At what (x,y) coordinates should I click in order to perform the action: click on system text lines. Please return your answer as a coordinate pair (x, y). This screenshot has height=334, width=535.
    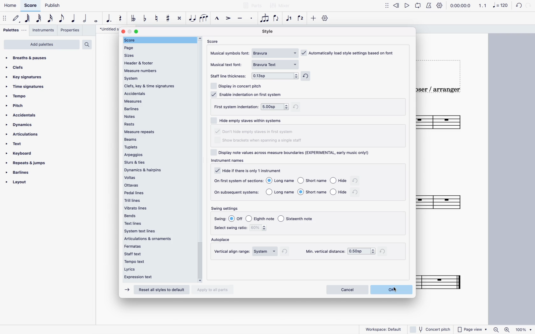
    Looking at the image, I should click on (157, 231).